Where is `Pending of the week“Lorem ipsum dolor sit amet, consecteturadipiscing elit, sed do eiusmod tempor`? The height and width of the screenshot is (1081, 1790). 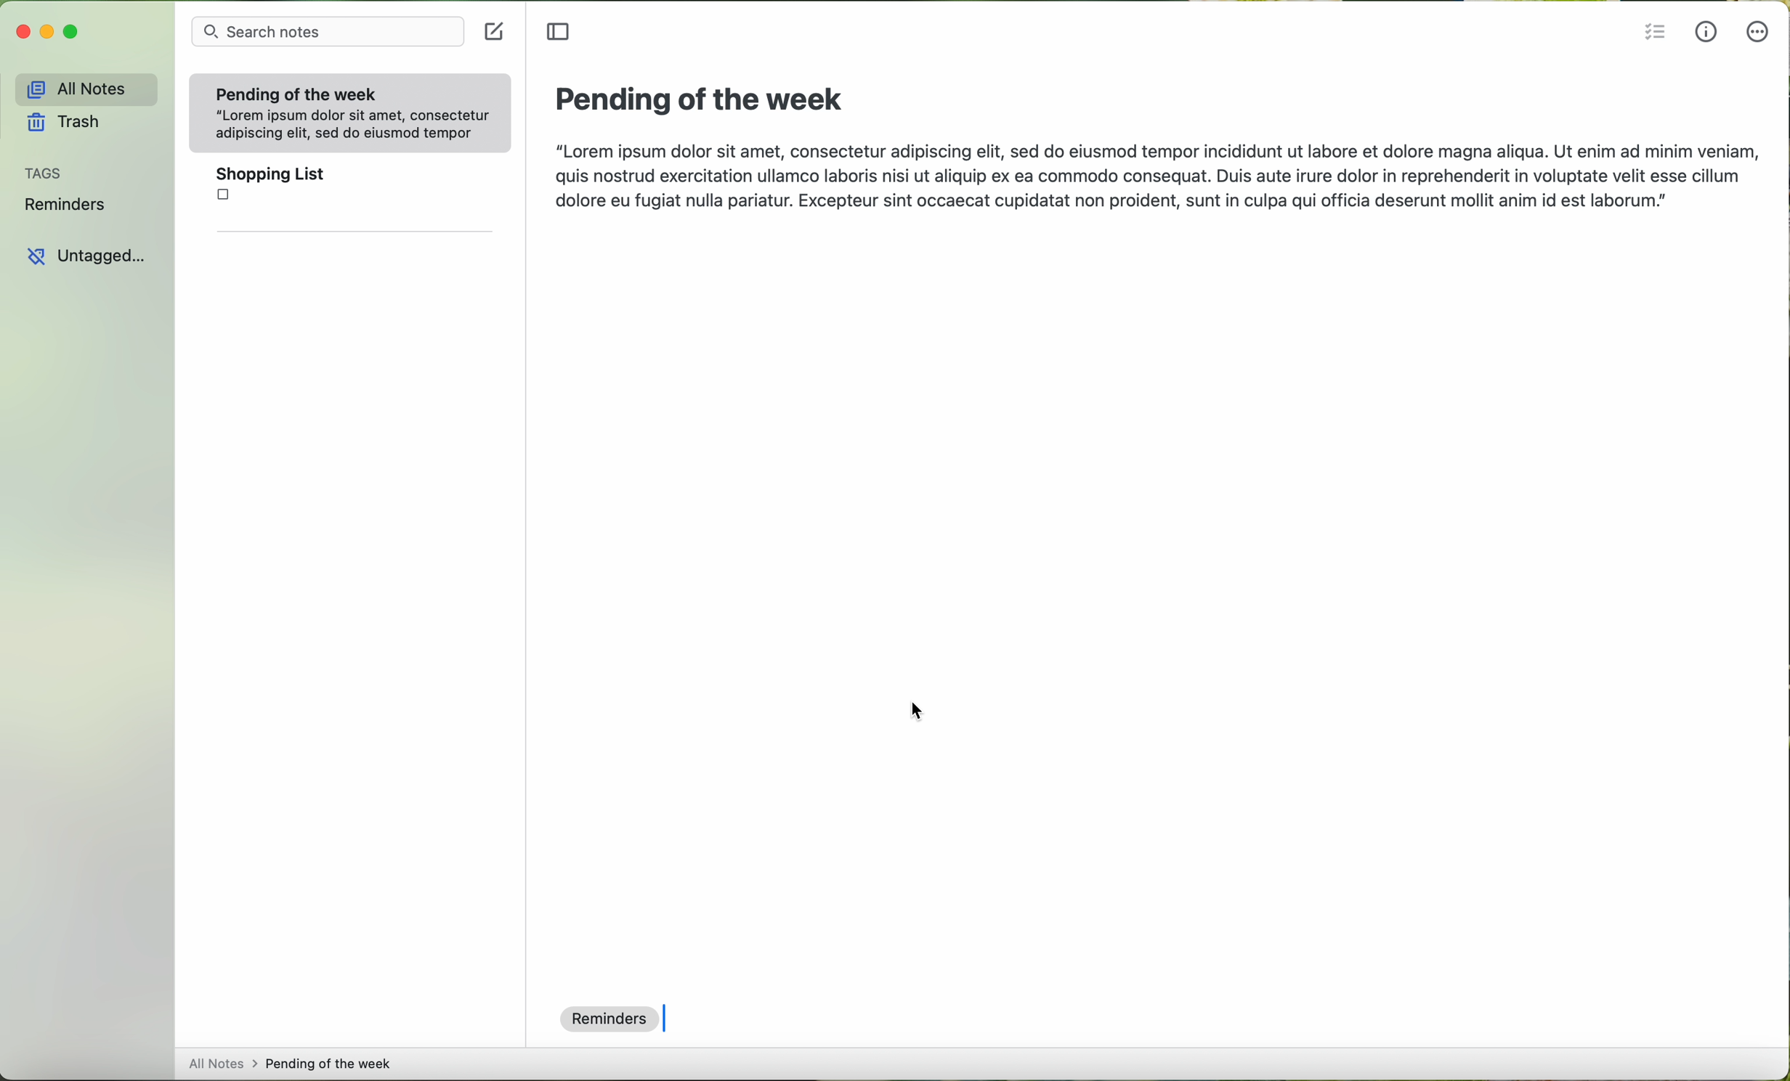
Pending of the week“Lorem ipsum dolor sit amet, consecteturadipiscing elit, sed do eiusmod tempor is located at coordinates (349, 110).